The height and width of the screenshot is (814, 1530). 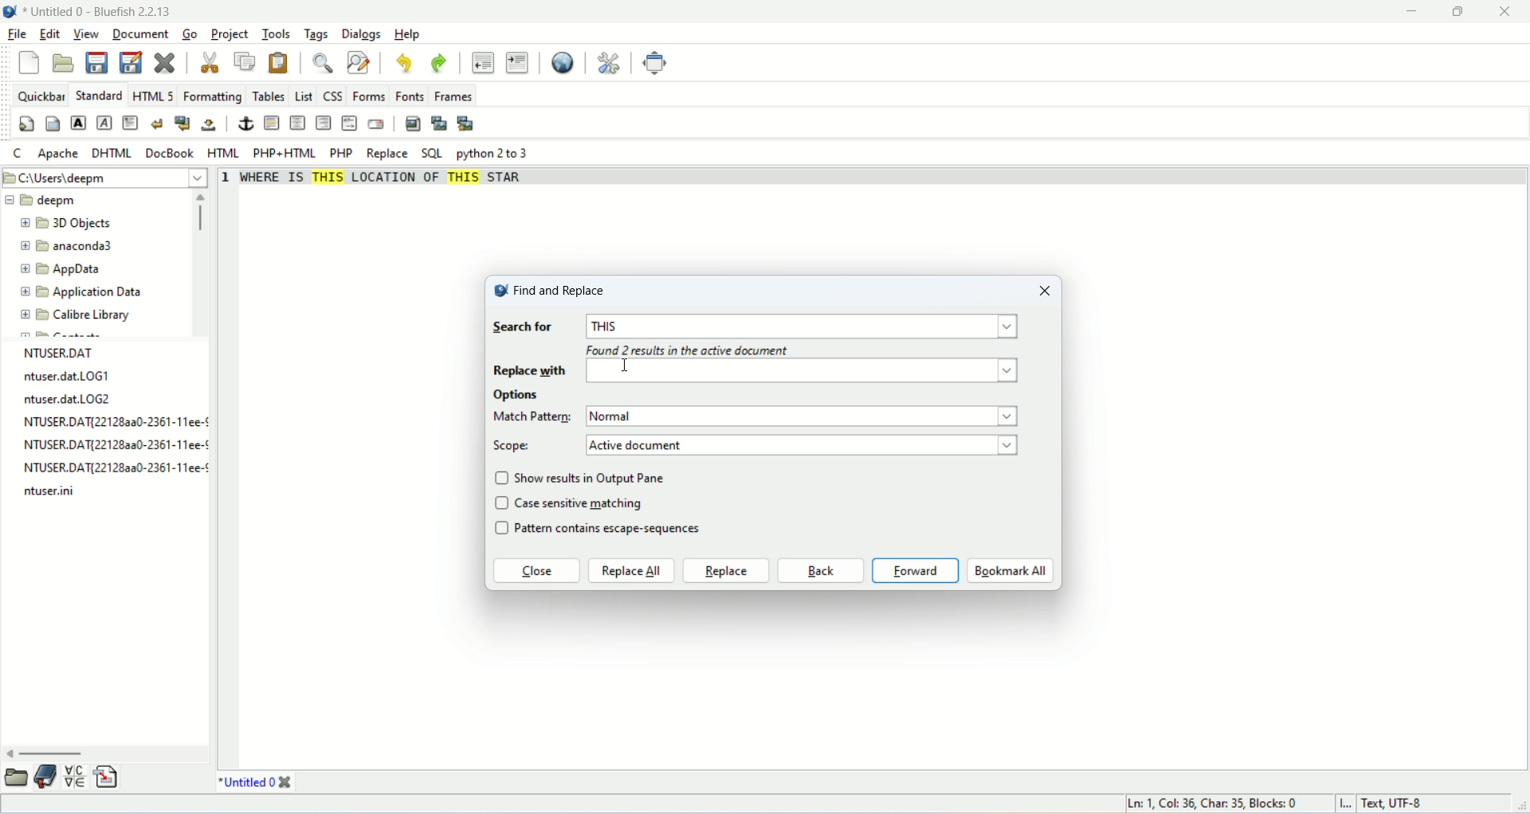 I want to click on found 2 results in the active document, so click(x=687, y=352).